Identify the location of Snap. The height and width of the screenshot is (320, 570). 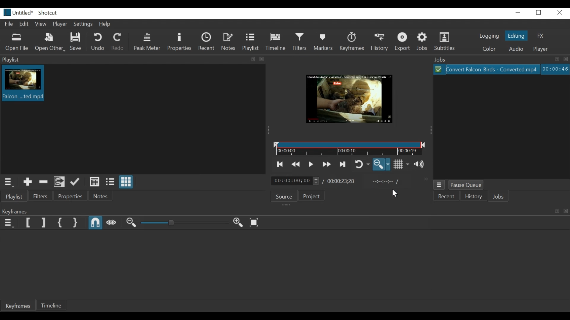
(96, 223).